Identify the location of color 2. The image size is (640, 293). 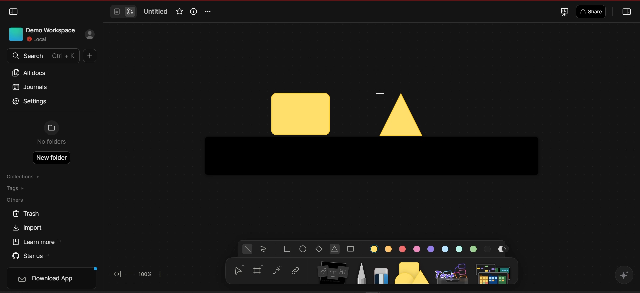
(389, 248).